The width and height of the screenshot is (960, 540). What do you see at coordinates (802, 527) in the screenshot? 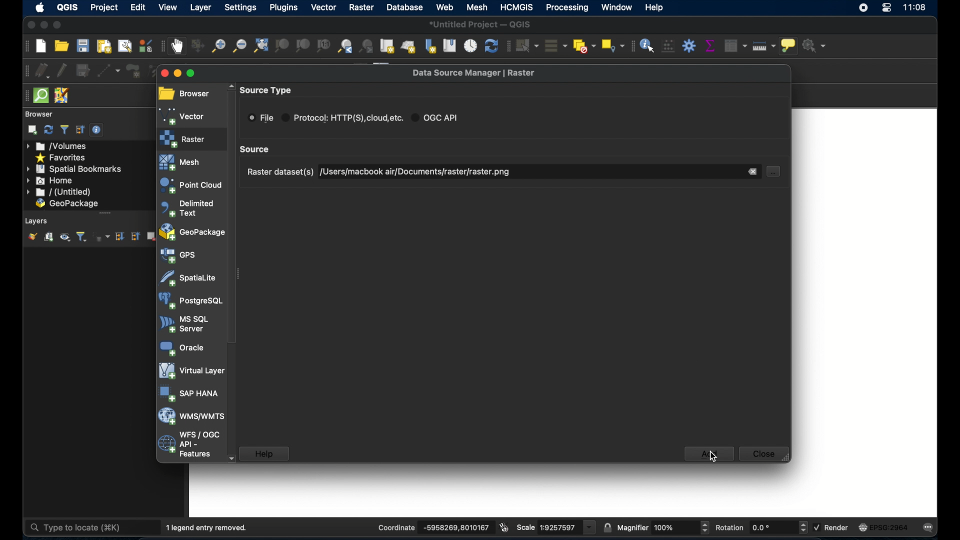
I see `Increase or decrease` at bounding box center [802, 527].